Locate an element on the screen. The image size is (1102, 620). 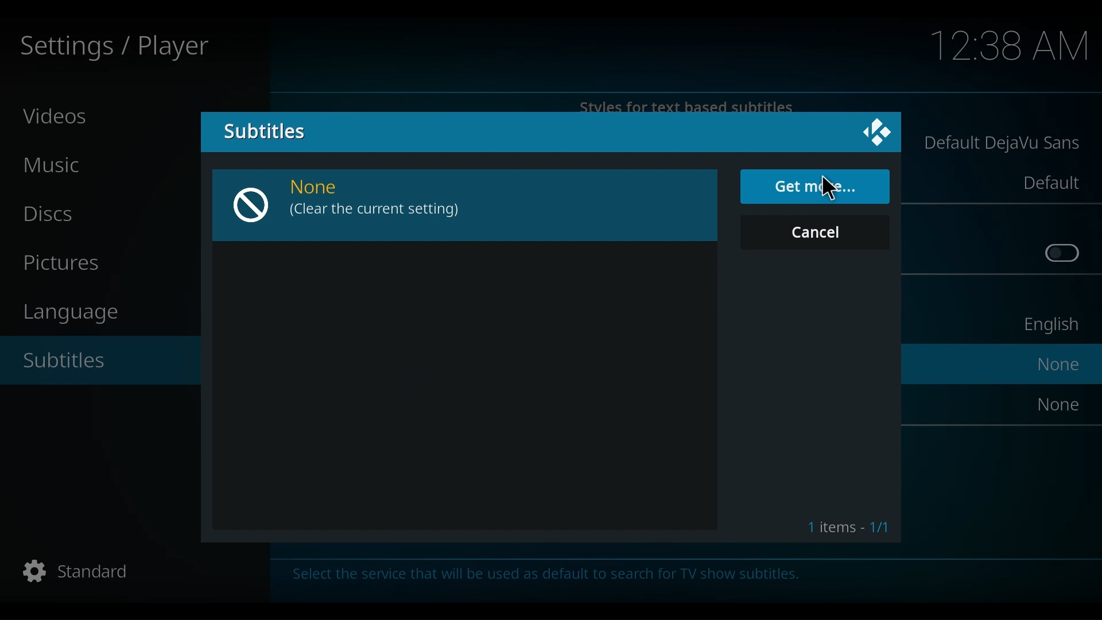
Standard is located at coordinates (73, 573).